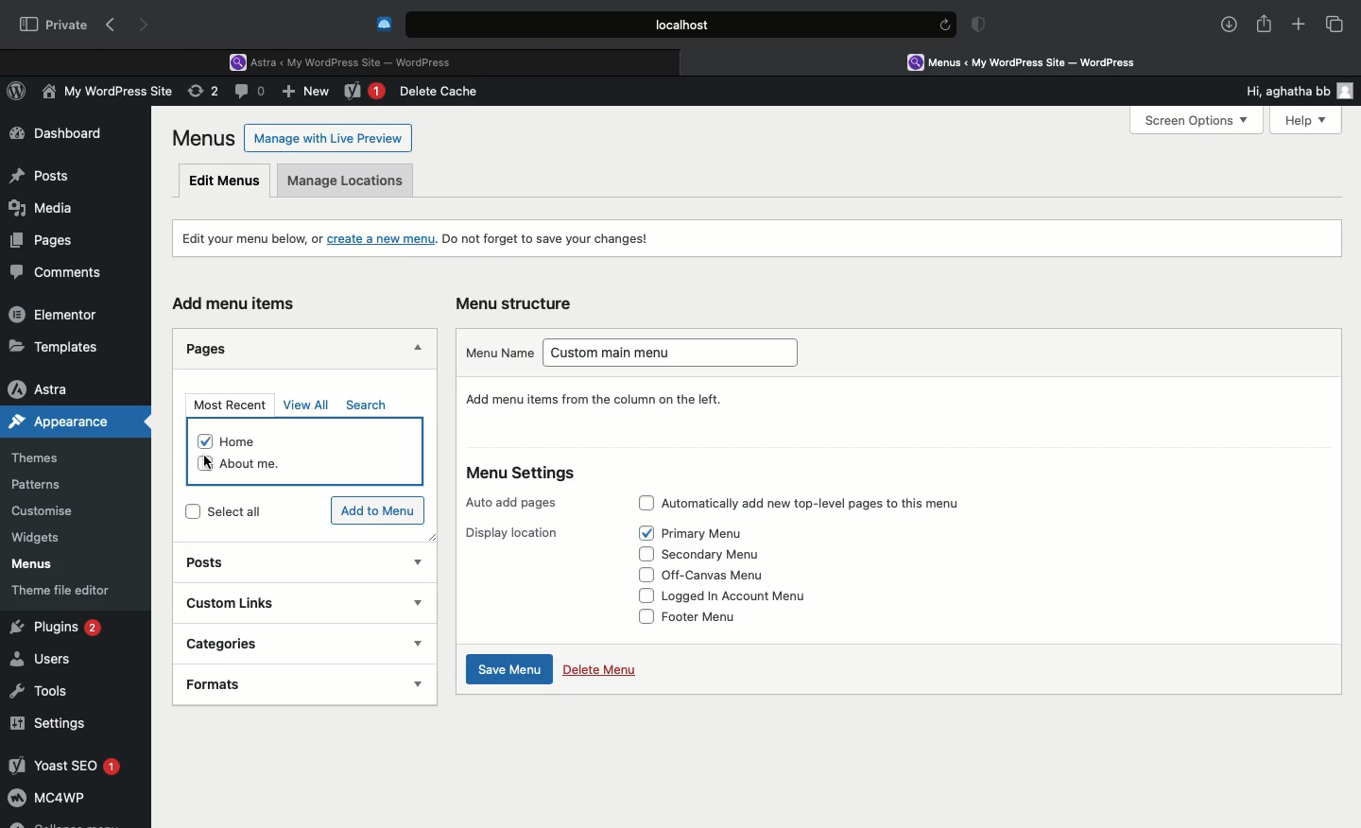  What do you see at coordinates (1195, 121) in the screenshot?
I see `Screen Options` at bounding box center [1195, 121].